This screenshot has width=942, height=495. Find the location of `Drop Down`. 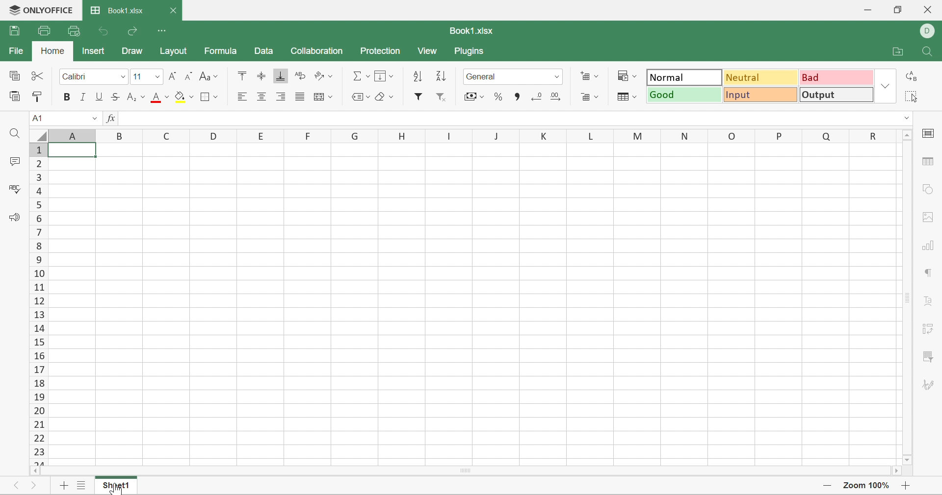

Drop Down is located at coordinates (89, 118).